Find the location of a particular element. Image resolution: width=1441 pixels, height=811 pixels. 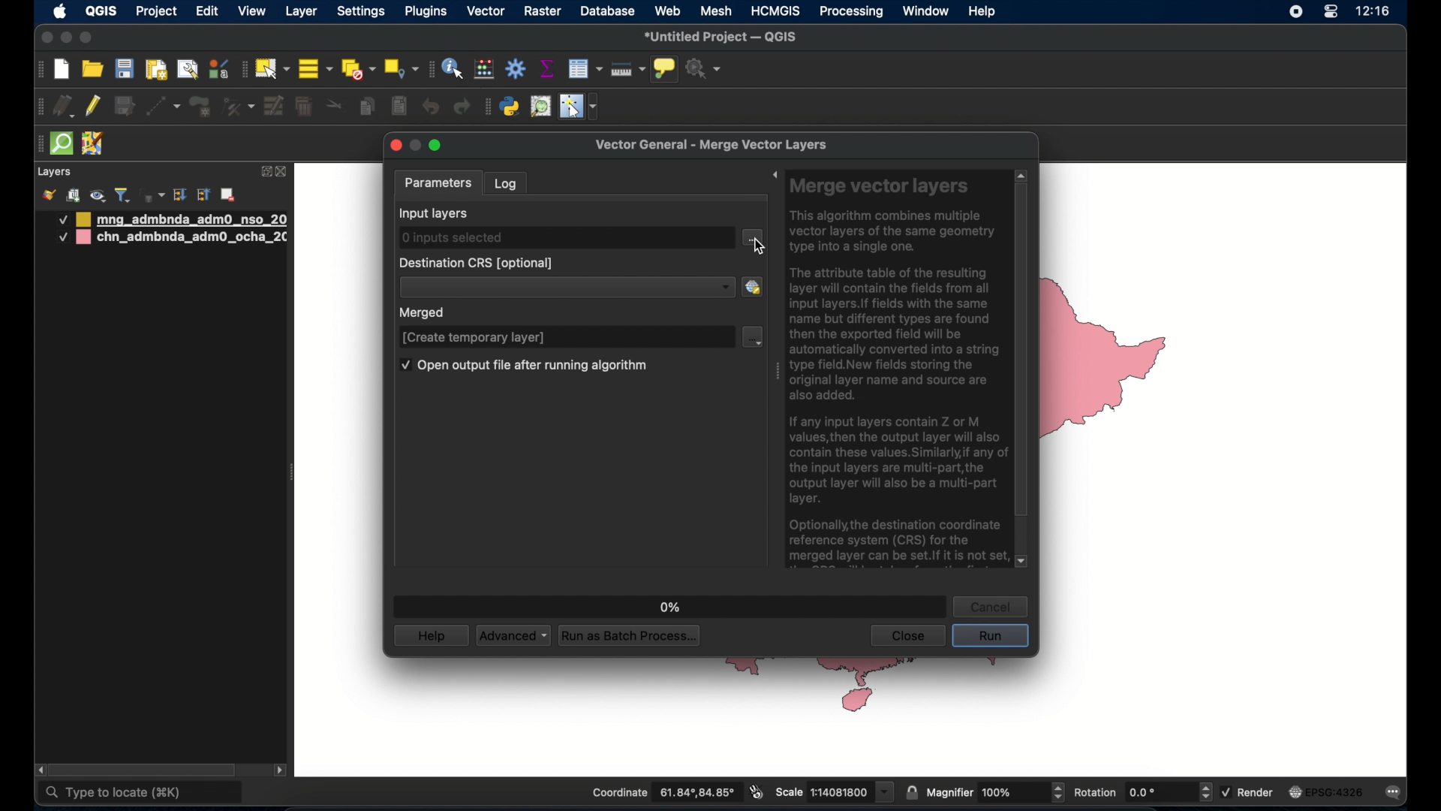

close is located at coordinates (396, 146).